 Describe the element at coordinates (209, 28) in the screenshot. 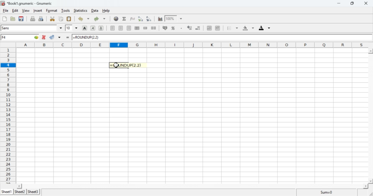

I see `Decrease indent` at that location.